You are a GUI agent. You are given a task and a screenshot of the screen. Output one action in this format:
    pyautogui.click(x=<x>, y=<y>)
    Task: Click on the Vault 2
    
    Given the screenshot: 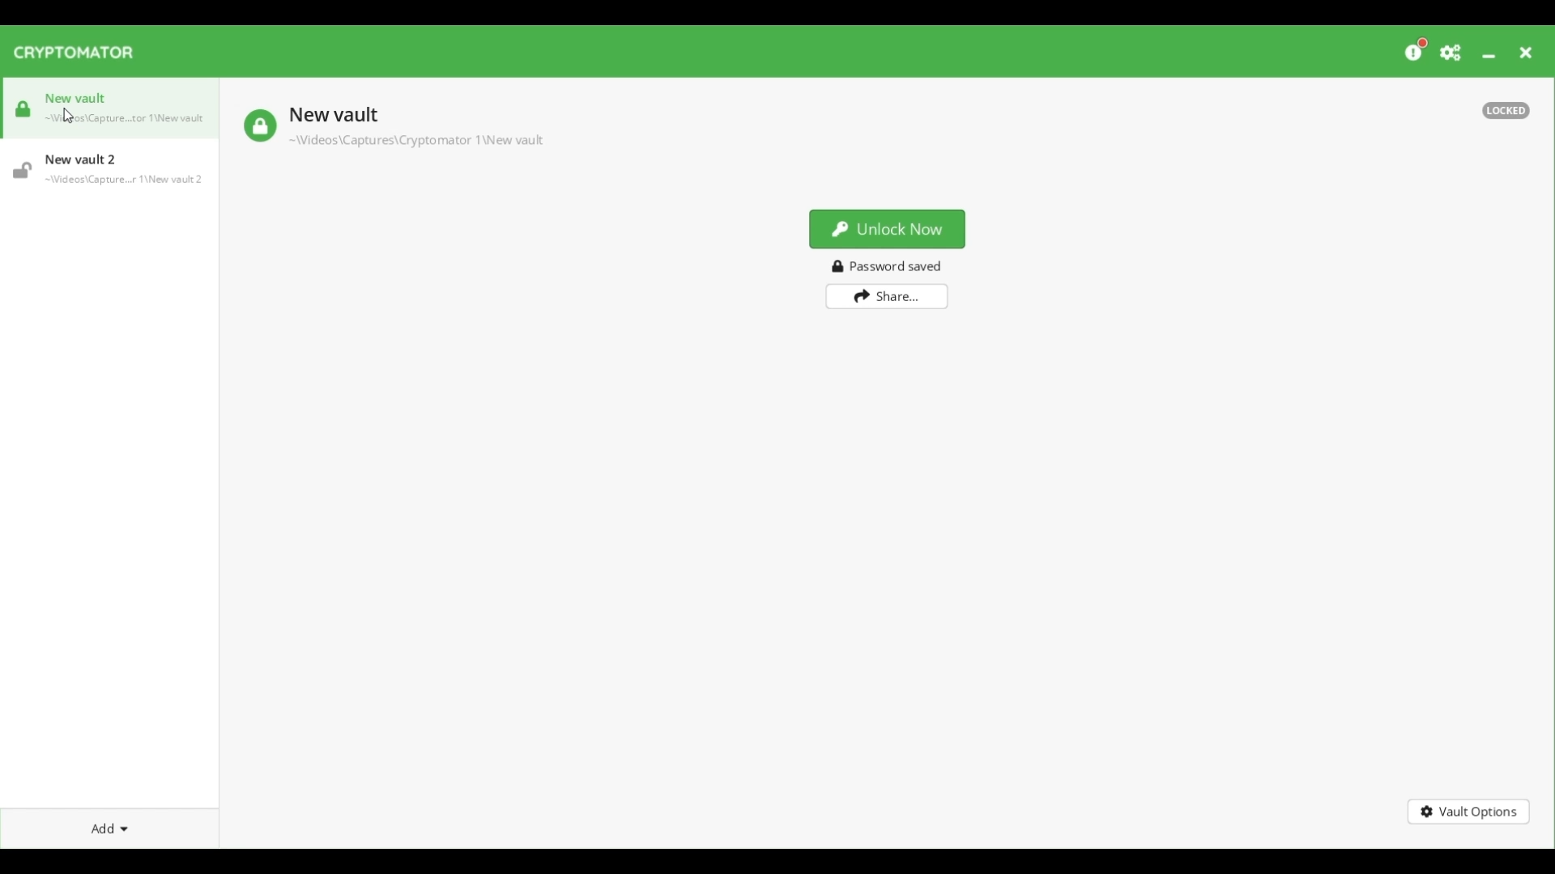 What is the action you would take?
    pyautogui.click(x=109, y=168)
    